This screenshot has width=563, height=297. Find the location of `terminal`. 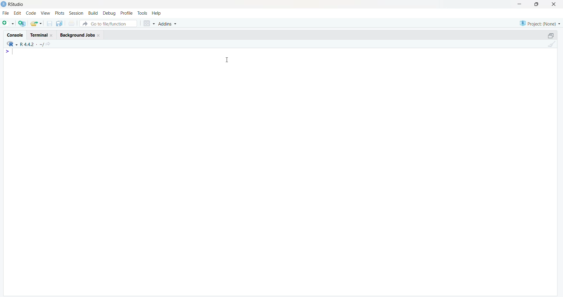

terminal is located at coordinates (39, 35).